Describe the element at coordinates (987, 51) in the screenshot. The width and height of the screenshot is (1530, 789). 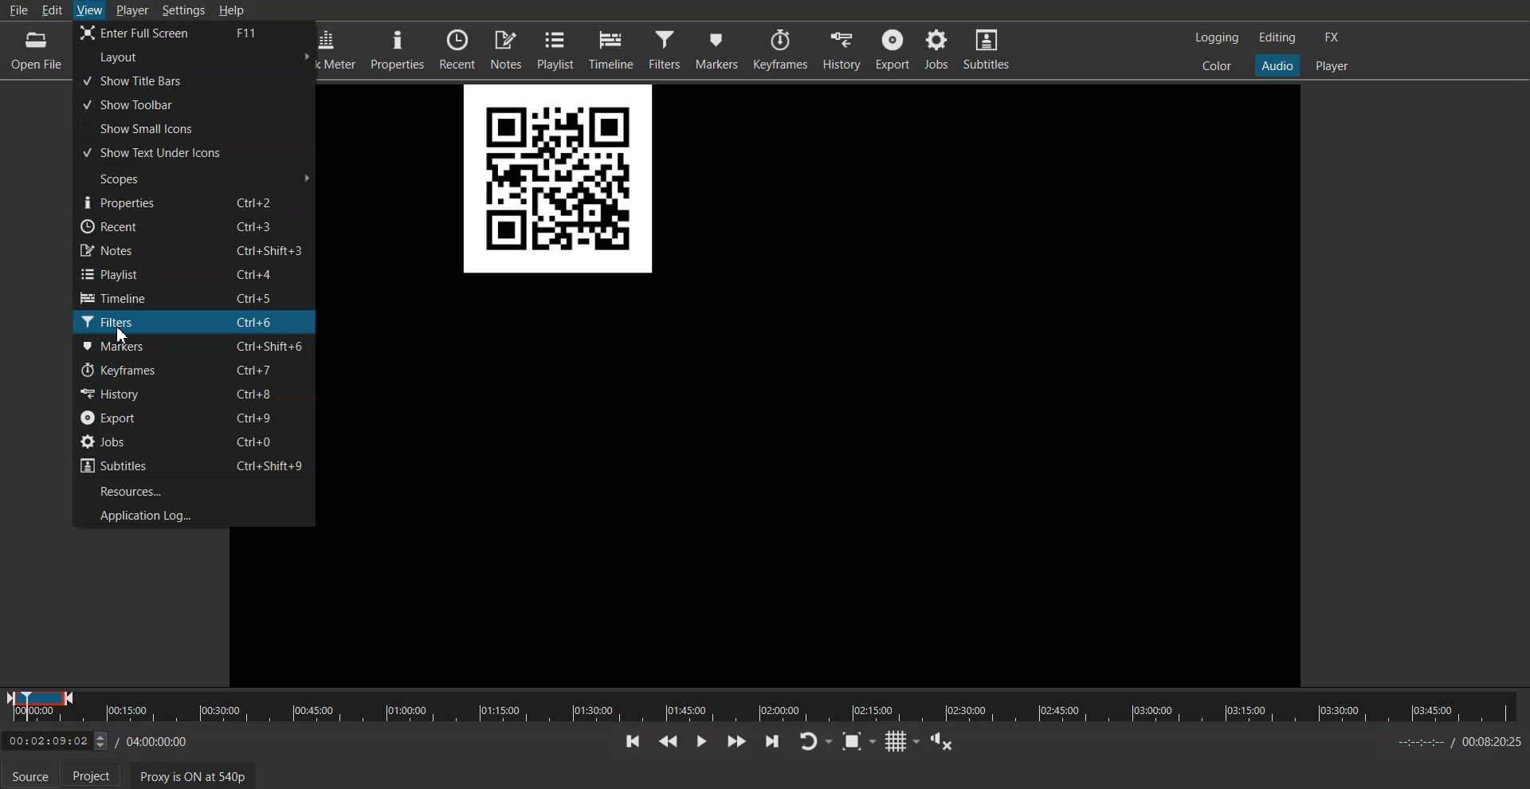
I see `Subtitles` at that location.